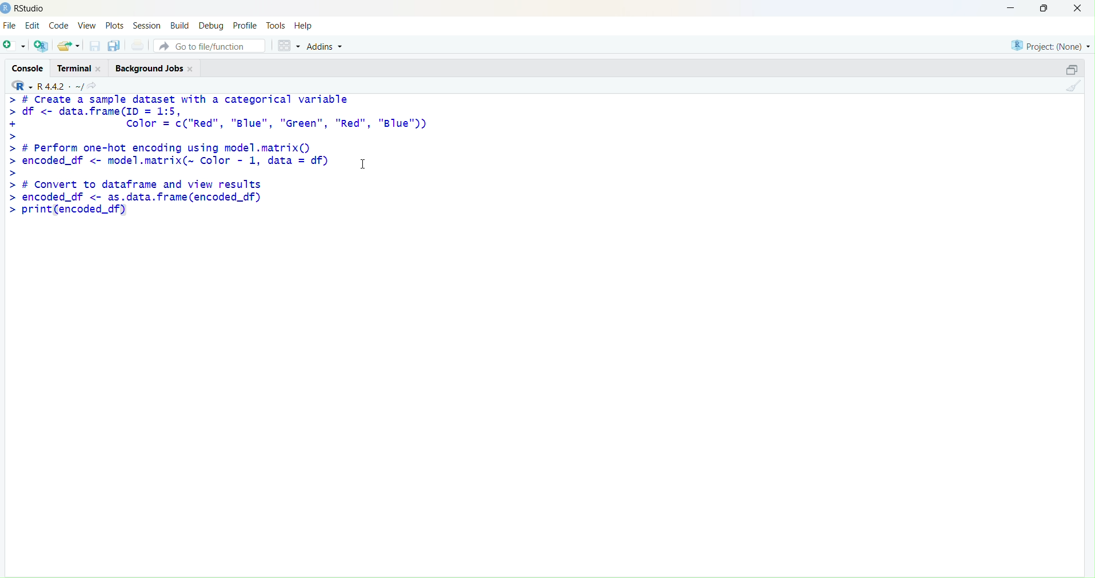 Image resolution: width=1095 pixels, height=578 pixels. What do you see at coordinates (16, 46) in the screenshot?
I see `add file as` at bounding box center [16, 46].